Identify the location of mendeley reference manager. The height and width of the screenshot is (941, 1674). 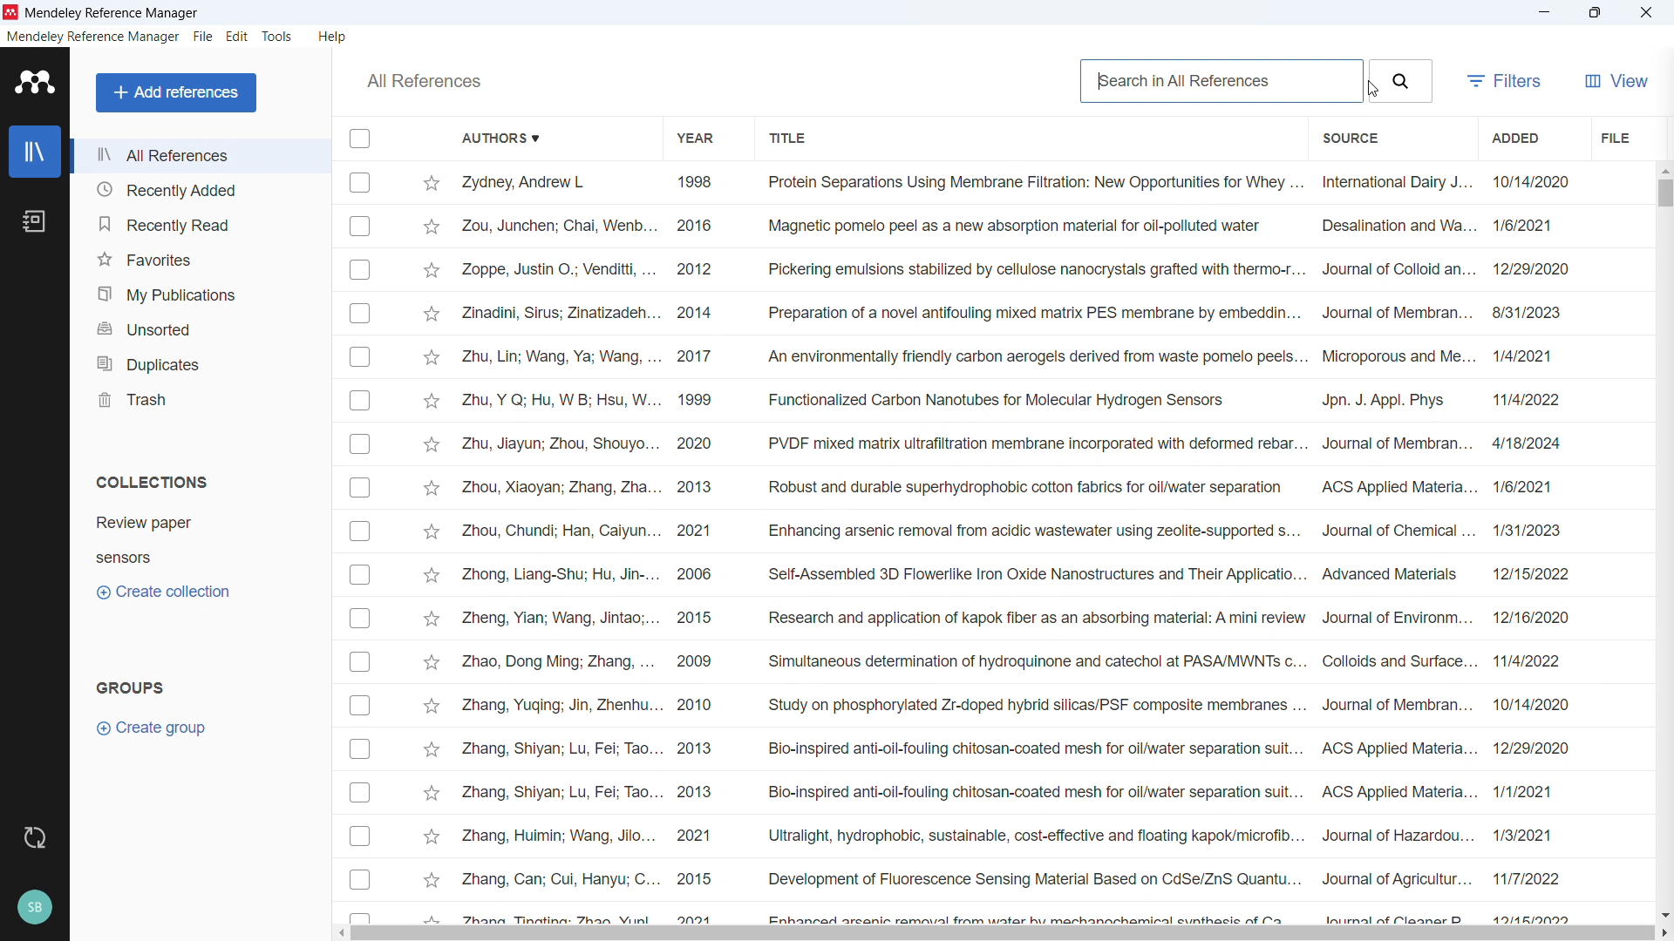
(112, 13).